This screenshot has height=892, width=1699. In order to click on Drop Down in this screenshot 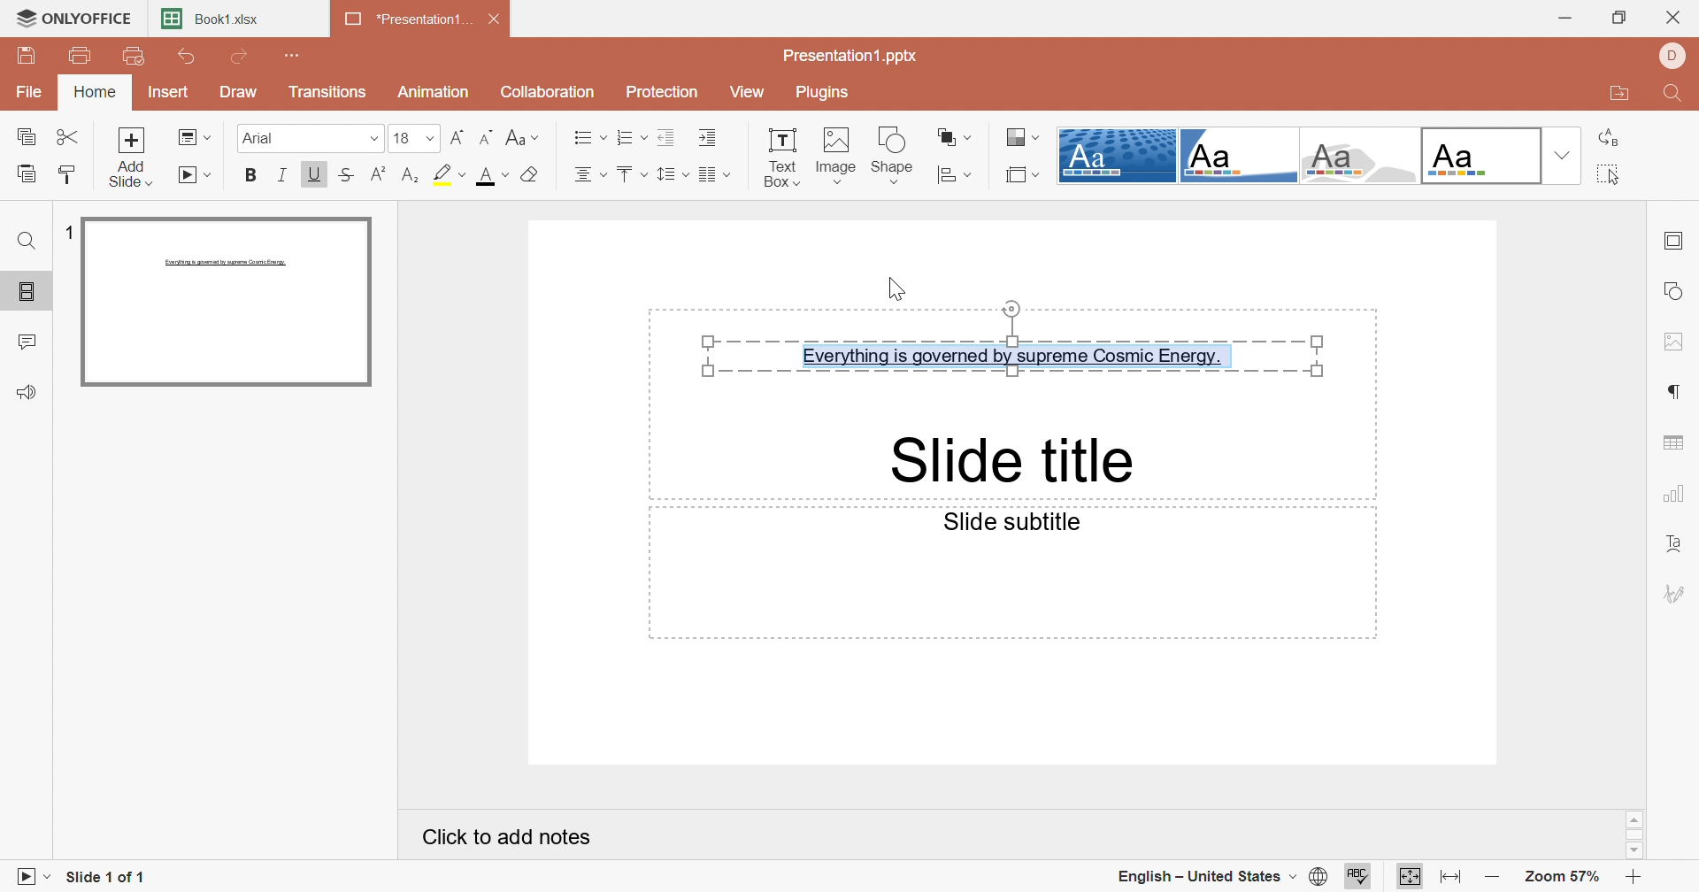, I will do `click(1564, 158)`.